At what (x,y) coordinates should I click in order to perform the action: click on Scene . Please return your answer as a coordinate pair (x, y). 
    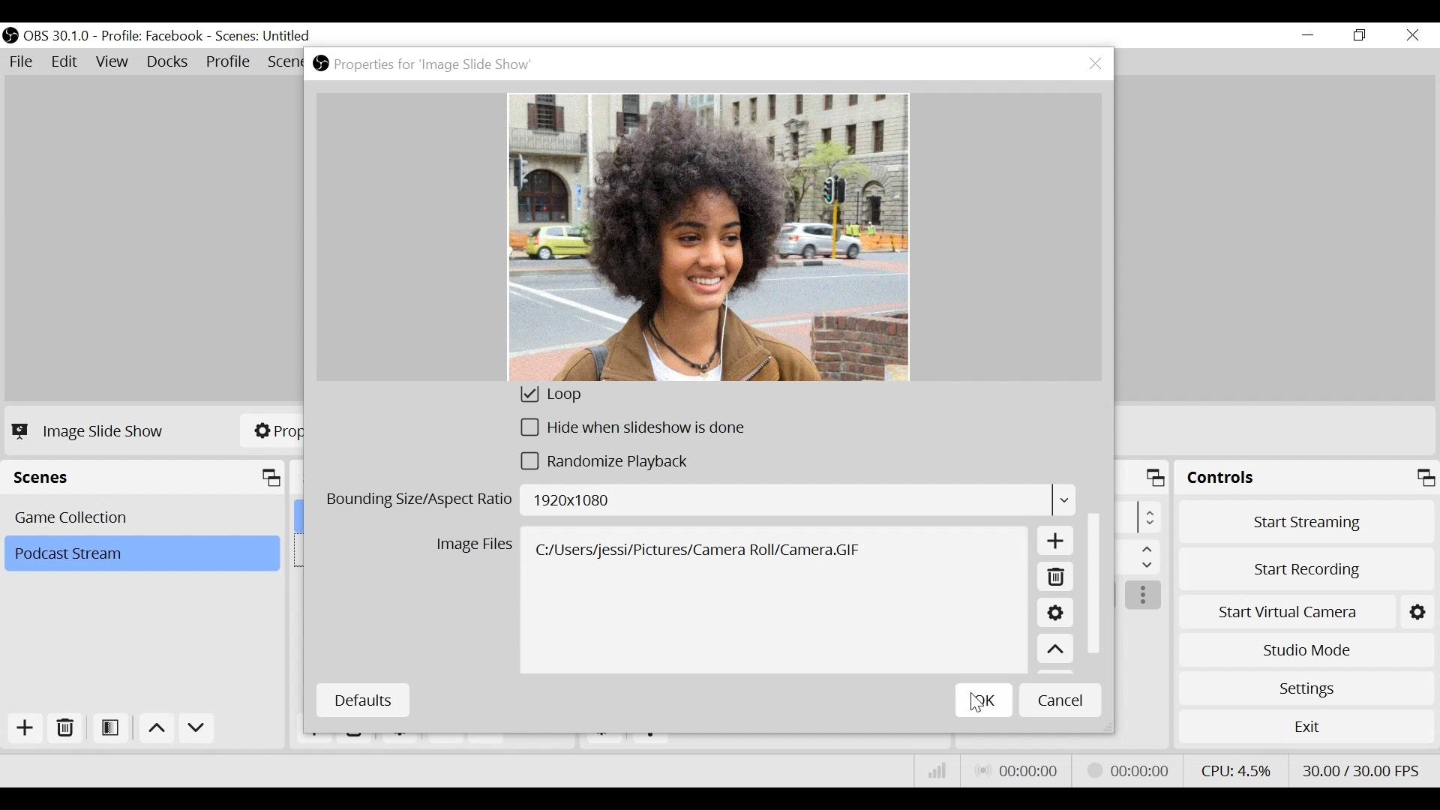
    Looking at the image, I should click on (141, 554).